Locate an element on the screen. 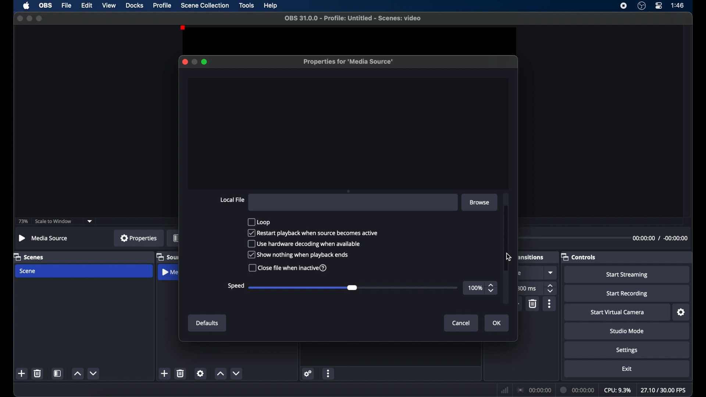 The height and width of the screenshot is (397, 706). properties for media source is located at coordinates (349, 62).